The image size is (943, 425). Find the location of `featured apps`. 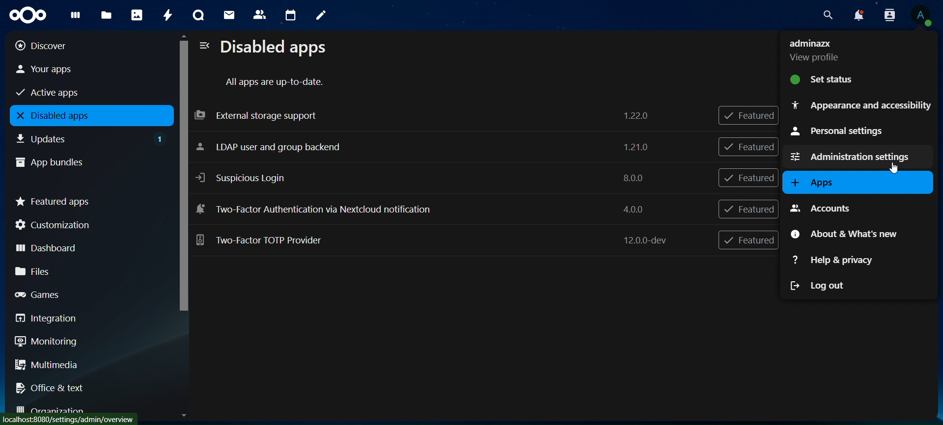

featured apps is located at coordinates (87, 200).